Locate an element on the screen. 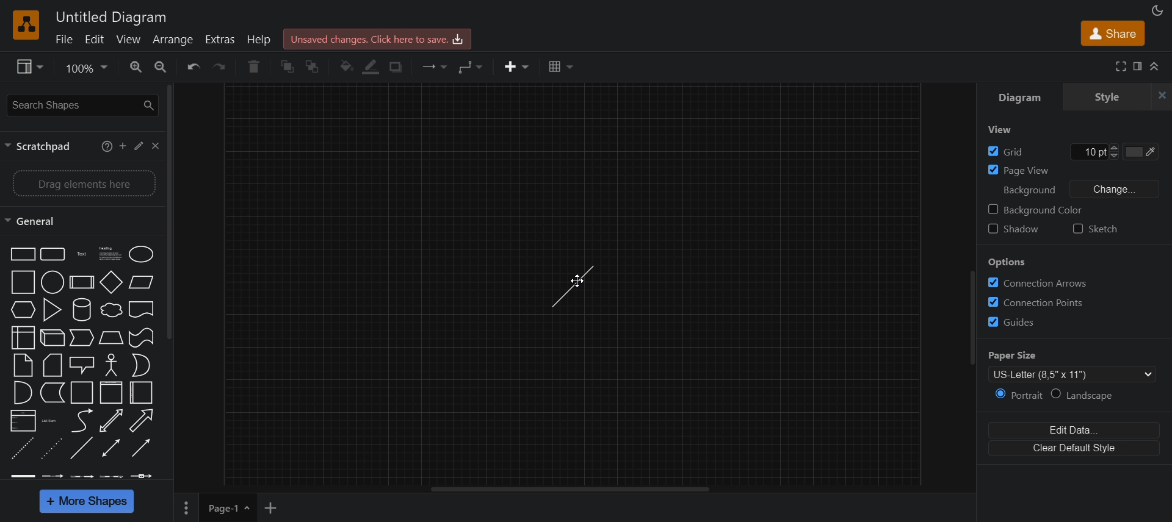  fill color is located at coordinates (343, 66).